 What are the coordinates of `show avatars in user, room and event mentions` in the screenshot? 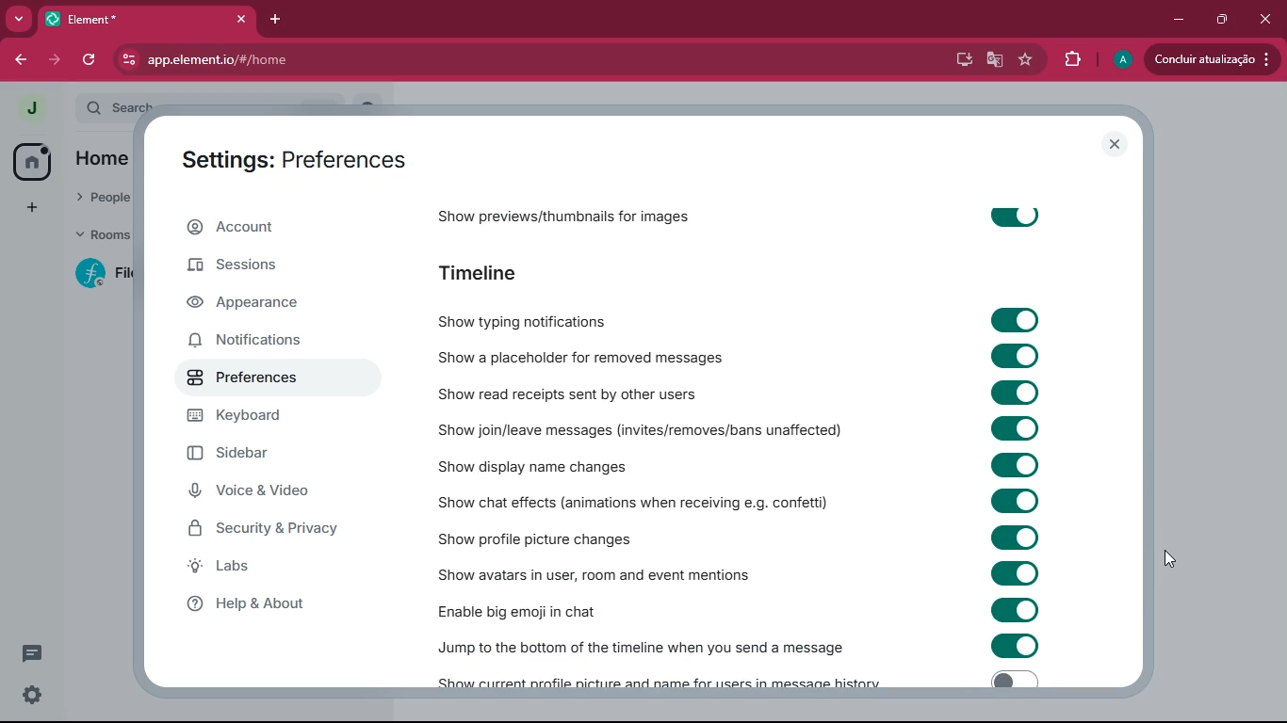 It's located at (601, 572).